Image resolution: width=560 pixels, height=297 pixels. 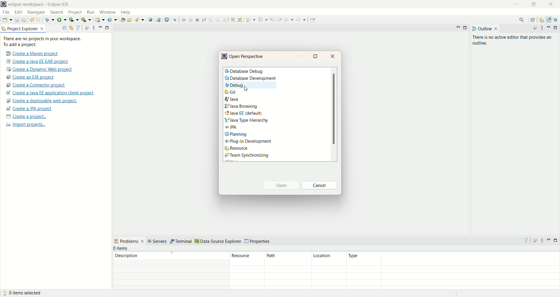 I want to click on step into, so click(x=210, y=20).